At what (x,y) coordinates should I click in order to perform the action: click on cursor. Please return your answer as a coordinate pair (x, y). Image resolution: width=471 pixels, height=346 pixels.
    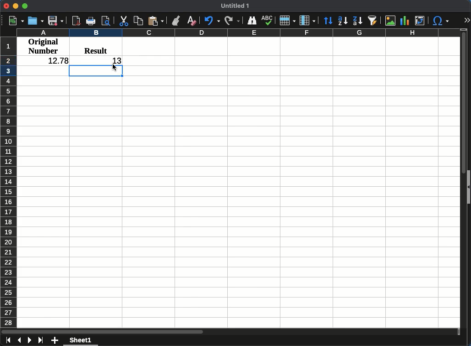
    Looking at the image, I should click on (115, 68).